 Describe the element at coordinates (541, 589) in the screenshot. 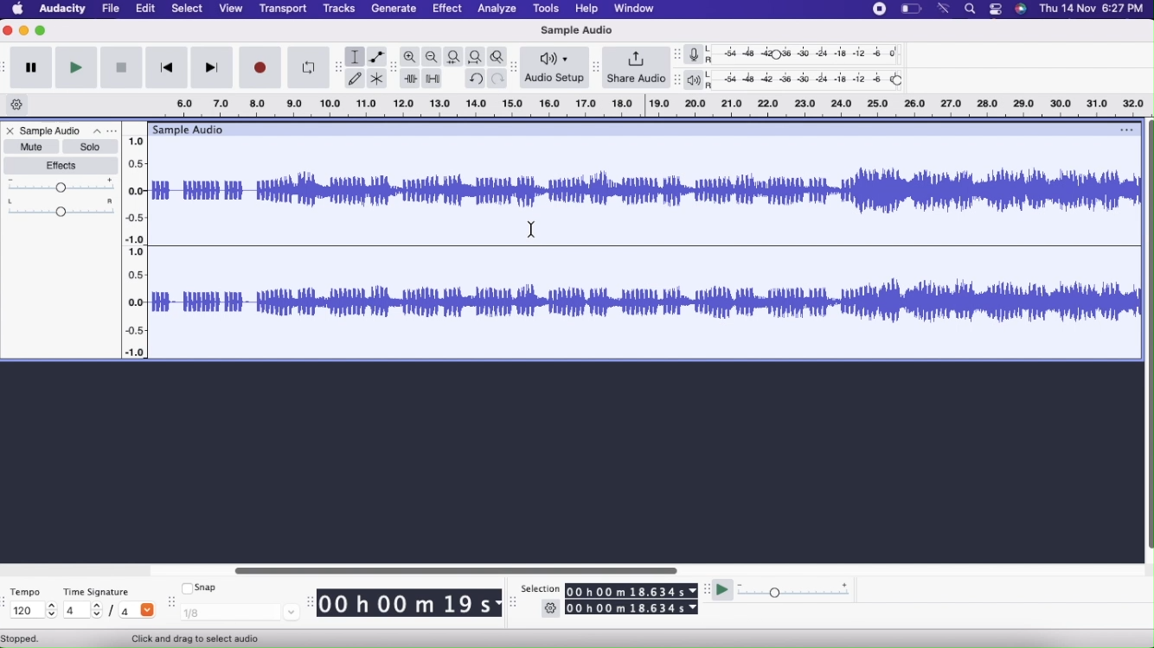

I see `Selection` at that location.